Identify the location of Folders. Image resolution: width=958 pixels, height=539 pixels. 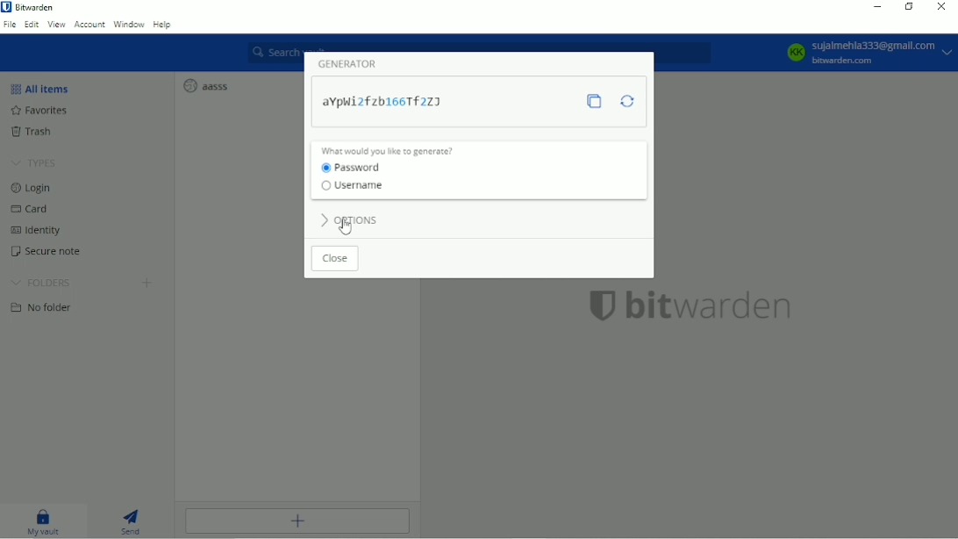
(44, 283).